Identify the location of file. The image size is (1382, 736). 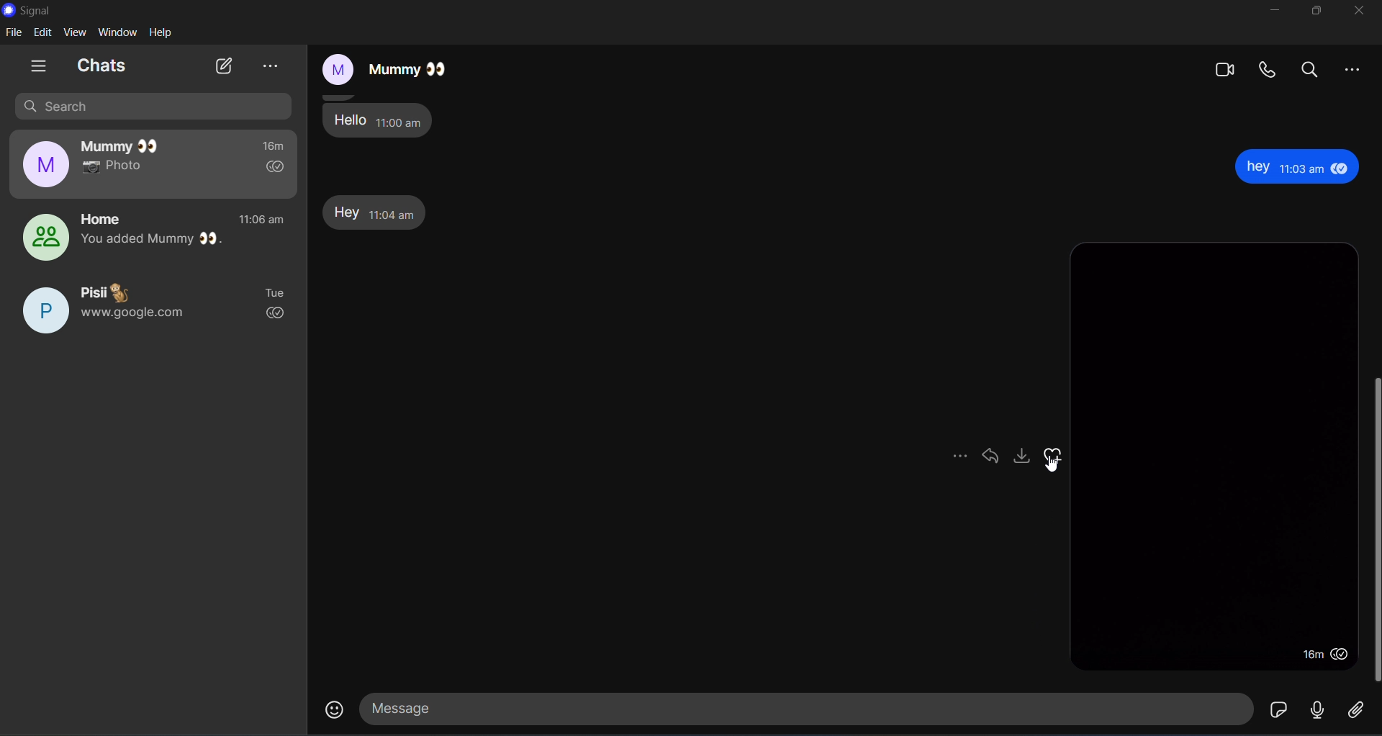
(14, 33).